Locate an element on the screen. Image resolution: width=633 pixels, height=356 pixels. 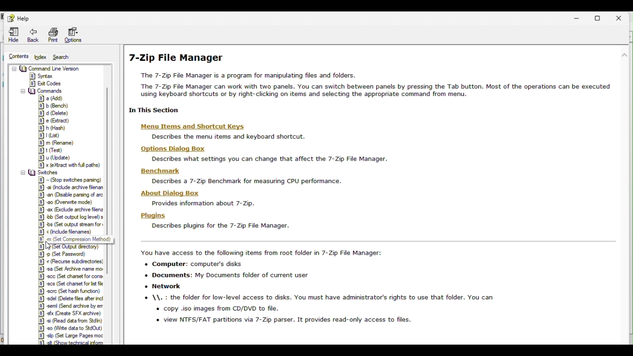
include filenames is located at coordinates (71, 232).